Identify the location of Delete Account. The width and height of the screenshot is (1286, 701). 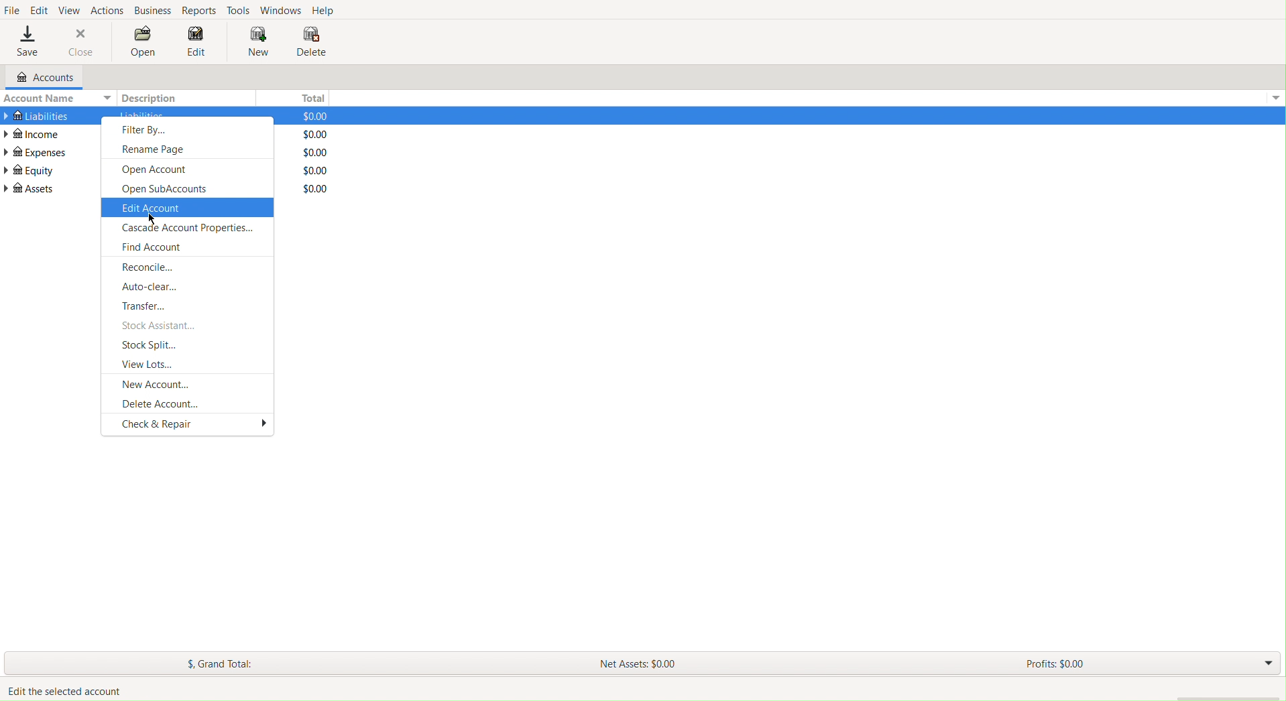
(162, 403).